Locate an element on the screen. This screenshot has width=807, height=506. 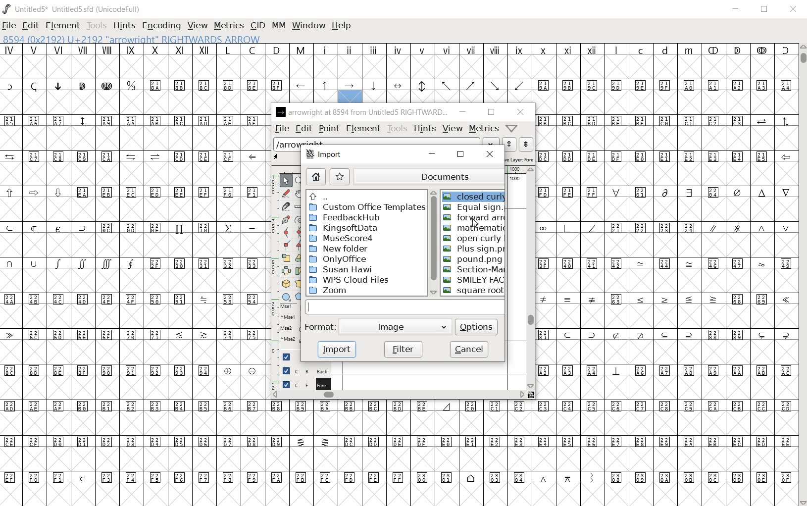
ENCODING is located at coordinates (160, 25).